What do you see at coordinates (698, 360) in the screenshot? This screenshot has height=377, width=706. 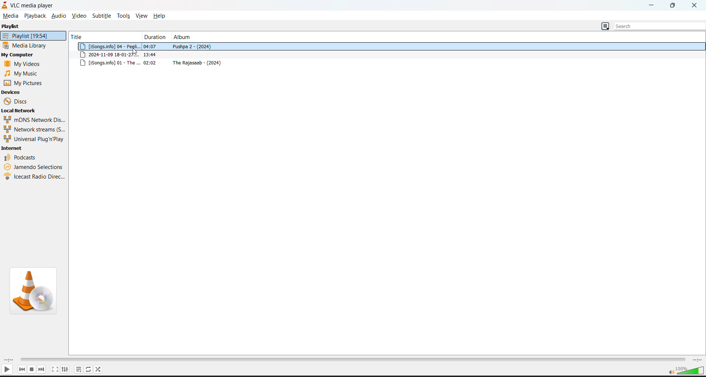 I see `total track time` at bounding box center [698, 360].